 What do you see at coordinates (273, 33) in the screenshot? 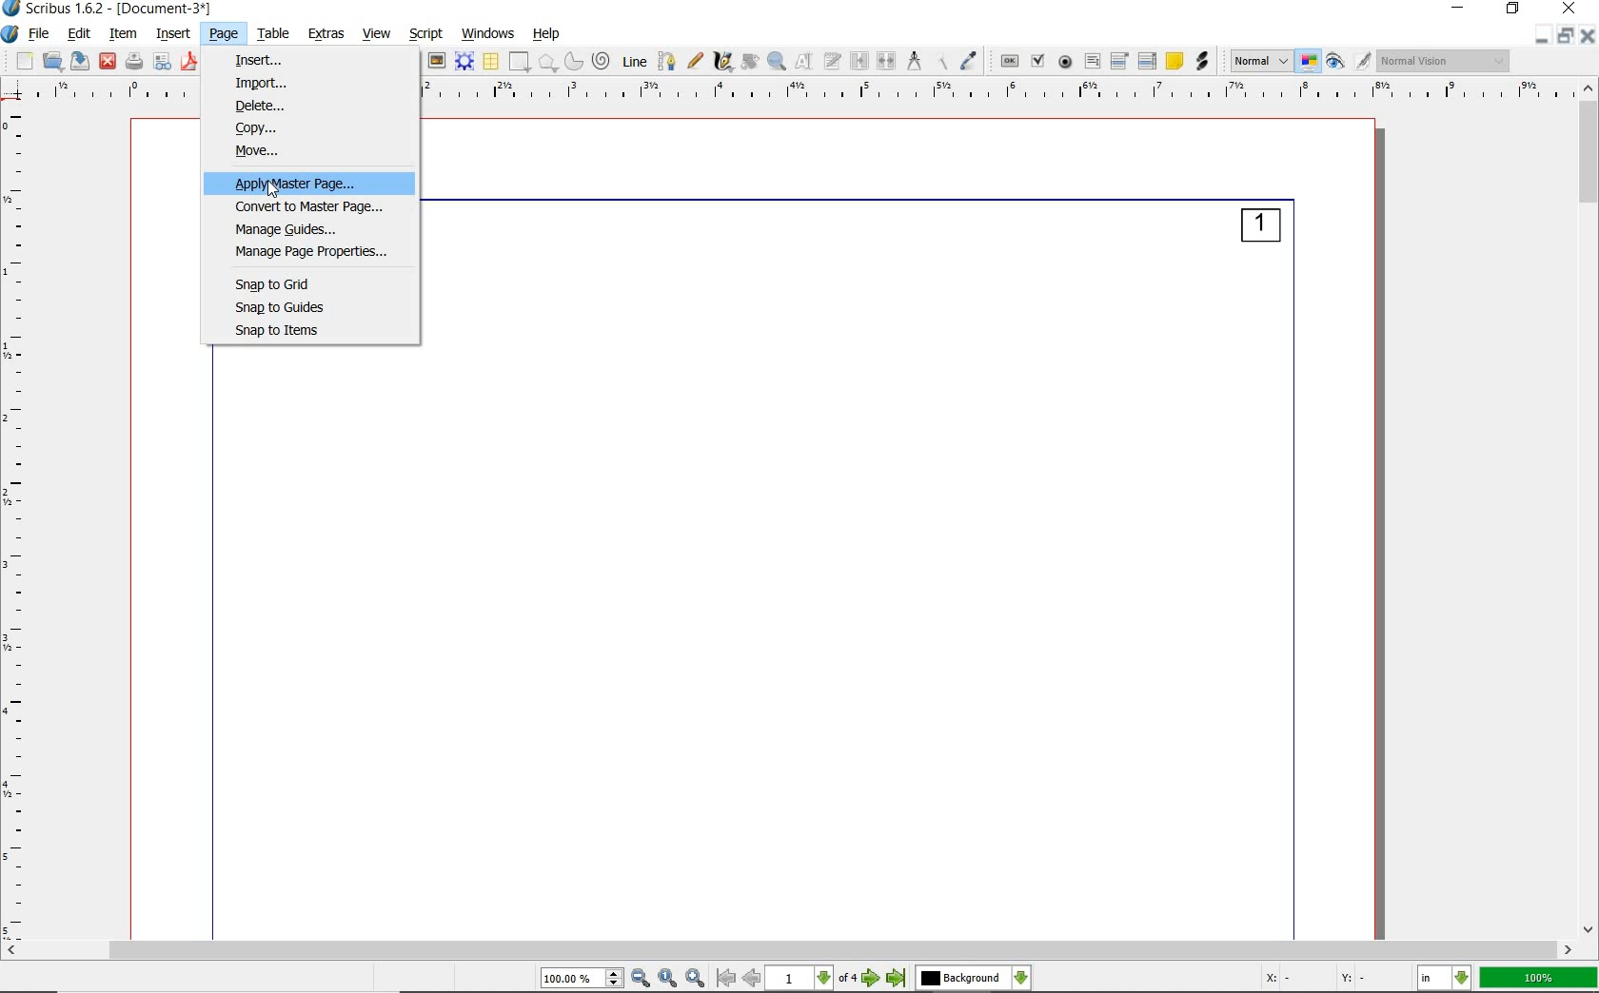
I see `table` at bounding box center [273, 33].